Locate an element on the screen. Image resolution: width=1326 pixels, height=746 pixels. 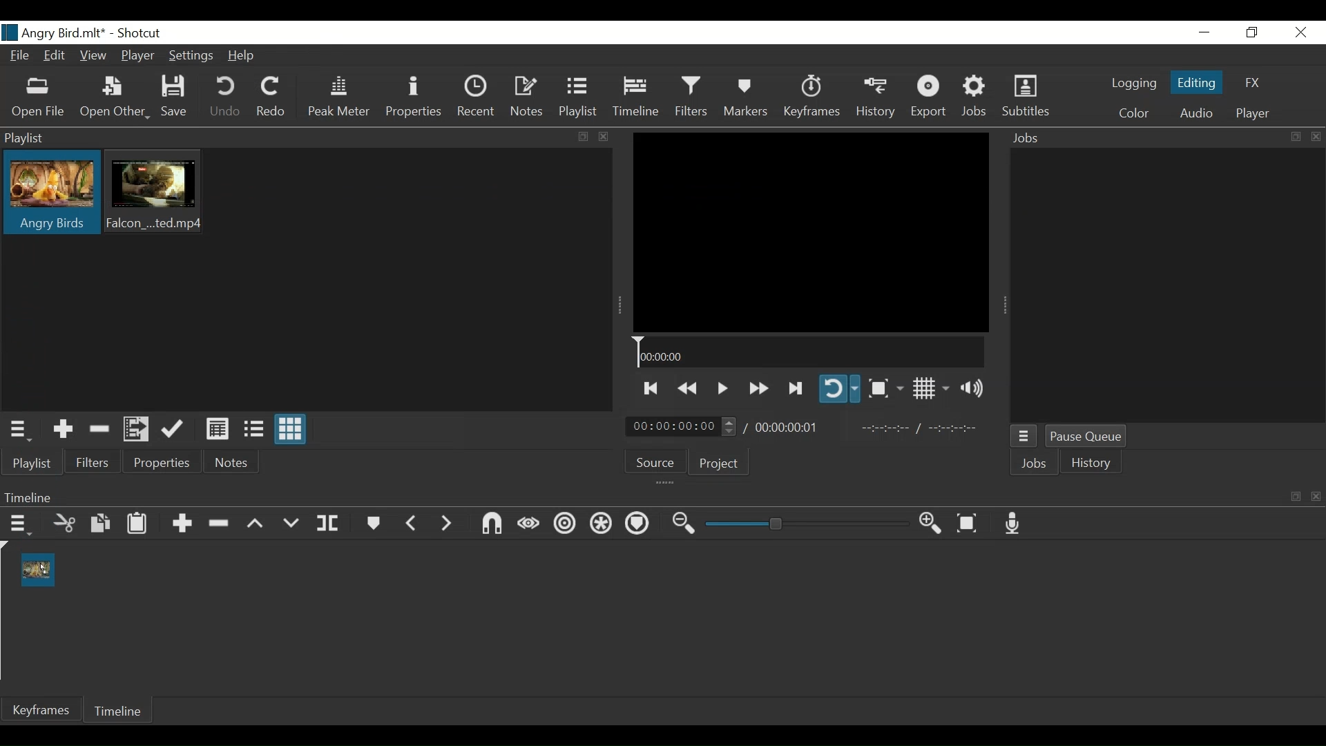
Media Viewer is located at coordinates (810, 232).